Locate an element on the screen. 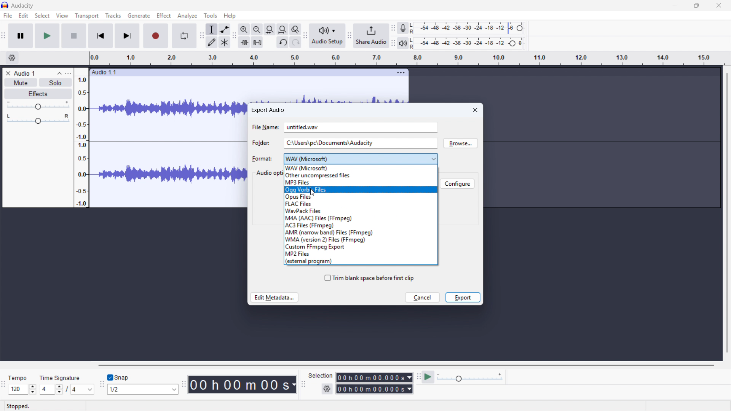 The width and height of the screenshot is (731, 411). Fit selection to width is located at coordinates (270, 29).